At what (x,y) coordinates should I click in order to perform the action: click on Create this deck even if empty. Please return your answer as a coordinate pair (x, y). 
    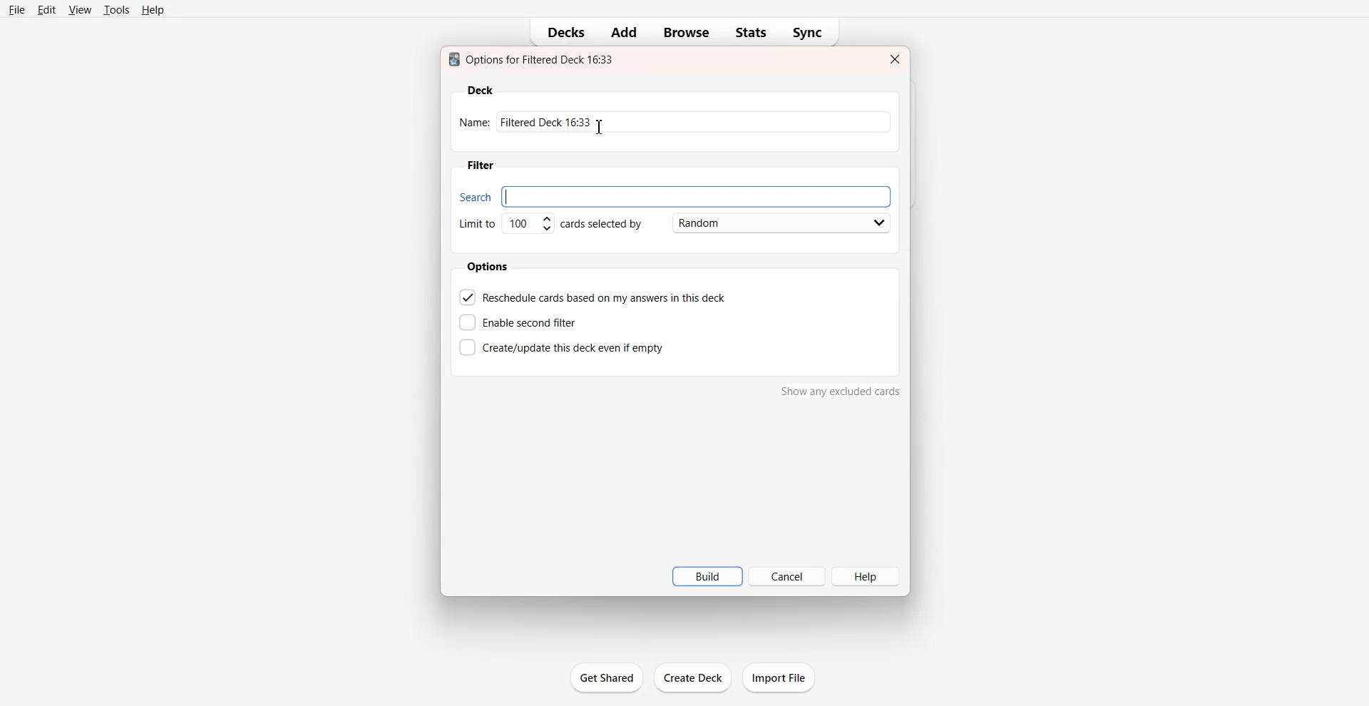
    Looking at the image, I should click on (561, 346).